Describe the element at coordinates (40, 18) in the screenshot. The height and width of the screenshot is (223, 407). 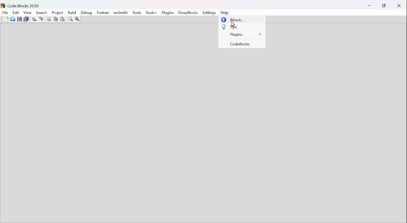
I see `Redo` at that location.